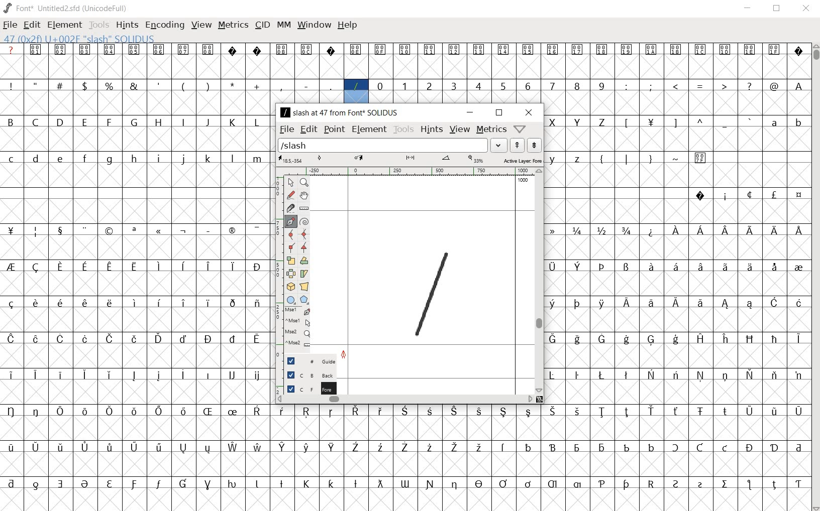 Image resolution: width=820 pixels, height=511 pixels. I want to click on small letters c-z, so click(137, 158).